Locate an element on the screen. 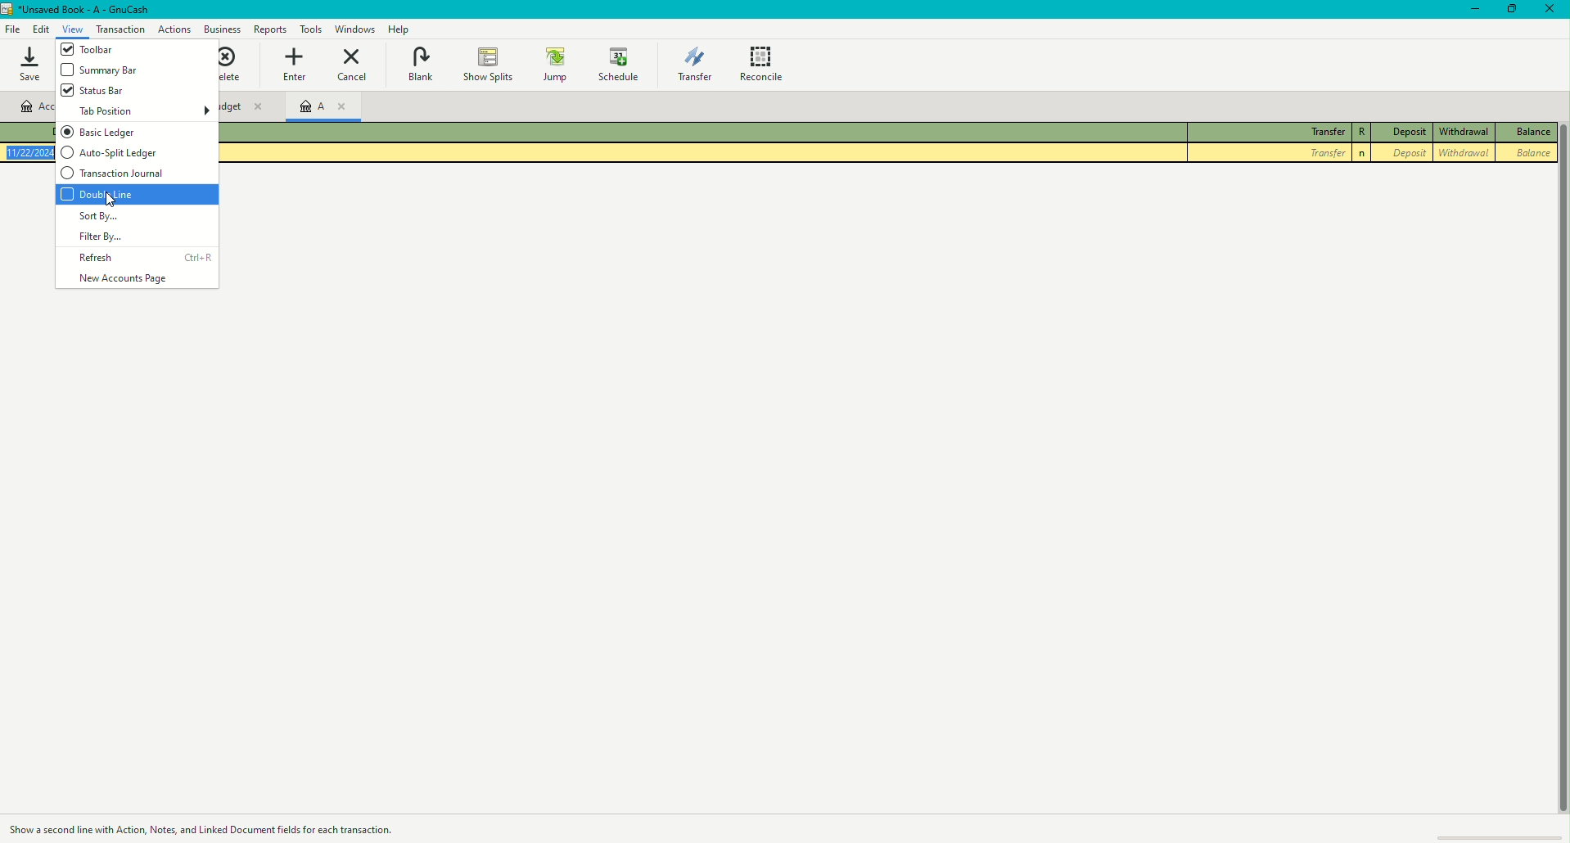  Withdrawal is located at coordinates (1464, 153).